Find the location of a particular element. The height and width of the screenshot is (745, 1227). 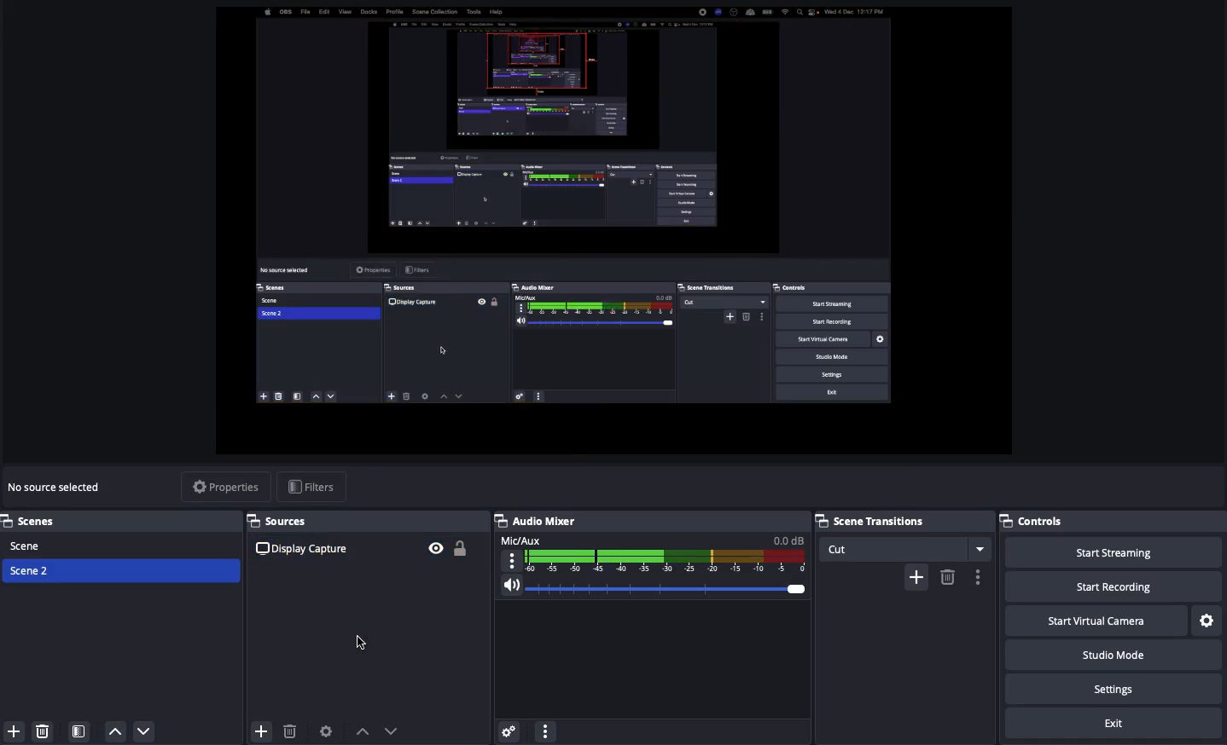

Start recording is located at coordinates (1108, 586).